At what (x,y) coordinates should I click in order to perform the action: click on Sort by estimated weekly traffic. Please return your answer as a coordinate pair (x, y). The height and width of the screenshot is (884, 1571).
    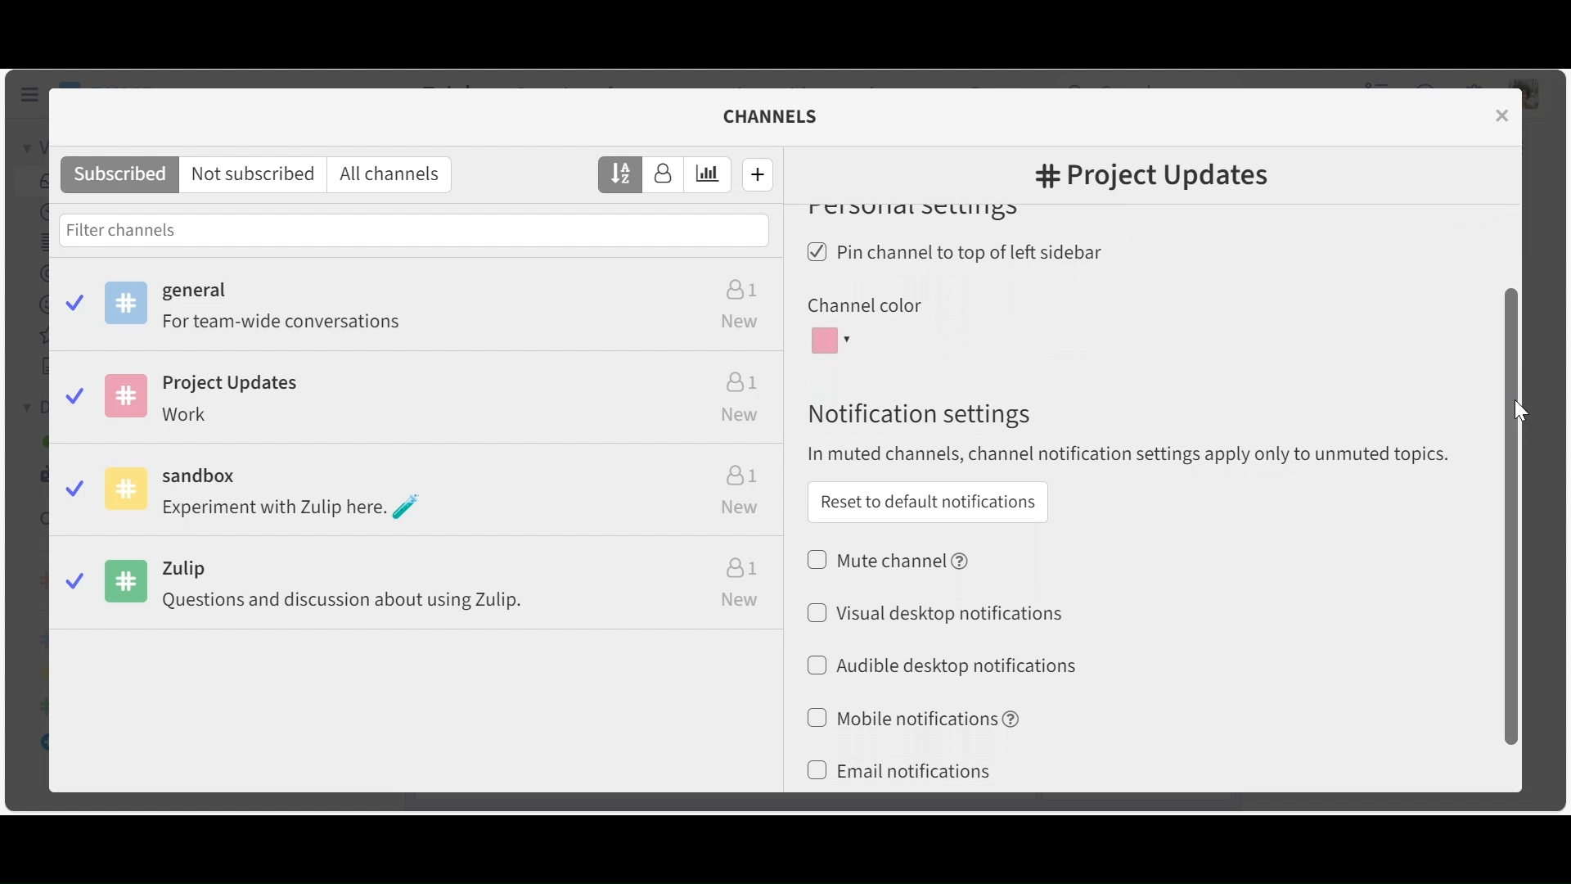
    Looking at the image, I should click on (709, 175).